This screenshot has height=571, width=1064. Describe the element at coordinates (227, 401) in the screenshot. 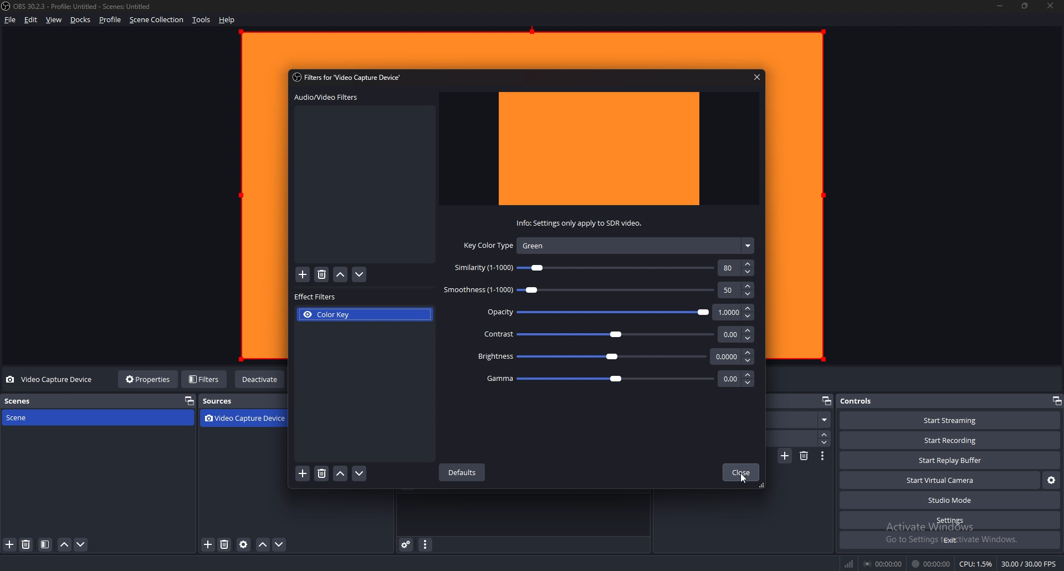

I see `sources` at that location.